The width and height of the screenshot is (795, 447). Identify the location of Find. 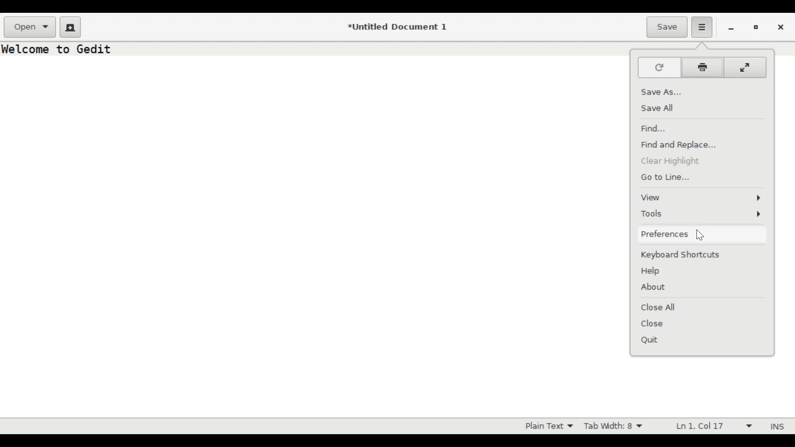
(655, 128).